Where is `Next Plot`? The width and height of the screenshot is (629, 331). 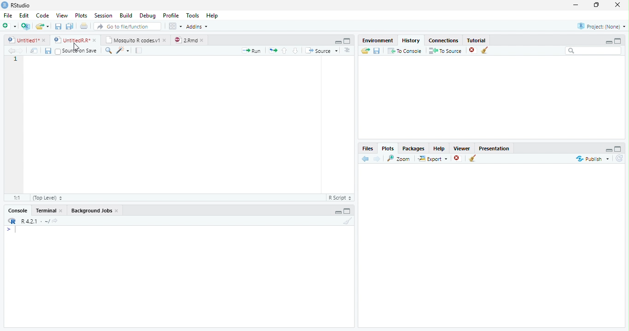 Next Plot is located at coordinates (378, 159).